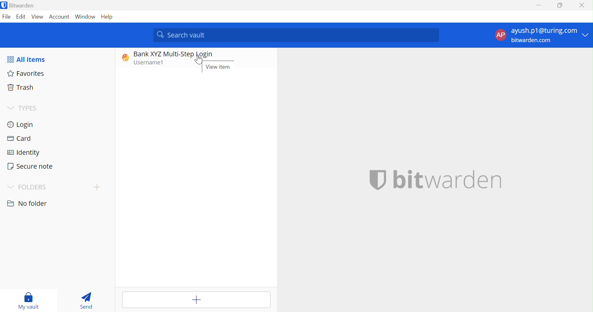 The image size is (593, 312). Describe the element at coordinates (437, 180) in the screenshot. I see `bitwarden` at that location.